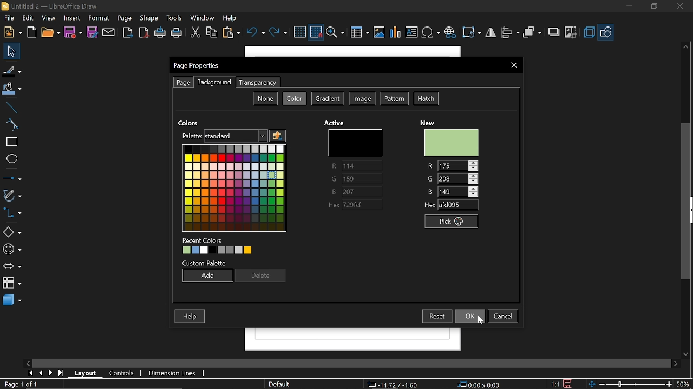  What do you see at coordinates (336, 123) in the screenshot?
I see `Active` at bounding box center [336, 123].